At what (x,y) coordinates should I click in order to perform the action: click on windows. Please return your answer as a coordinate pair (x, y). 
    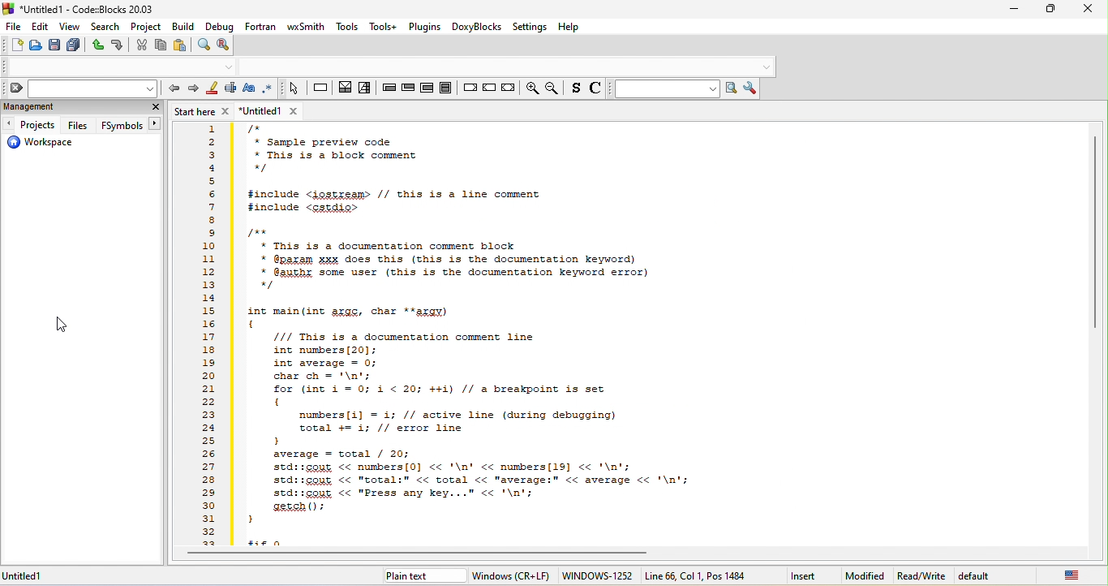
    Looking at the image, I should click on (509, 576).